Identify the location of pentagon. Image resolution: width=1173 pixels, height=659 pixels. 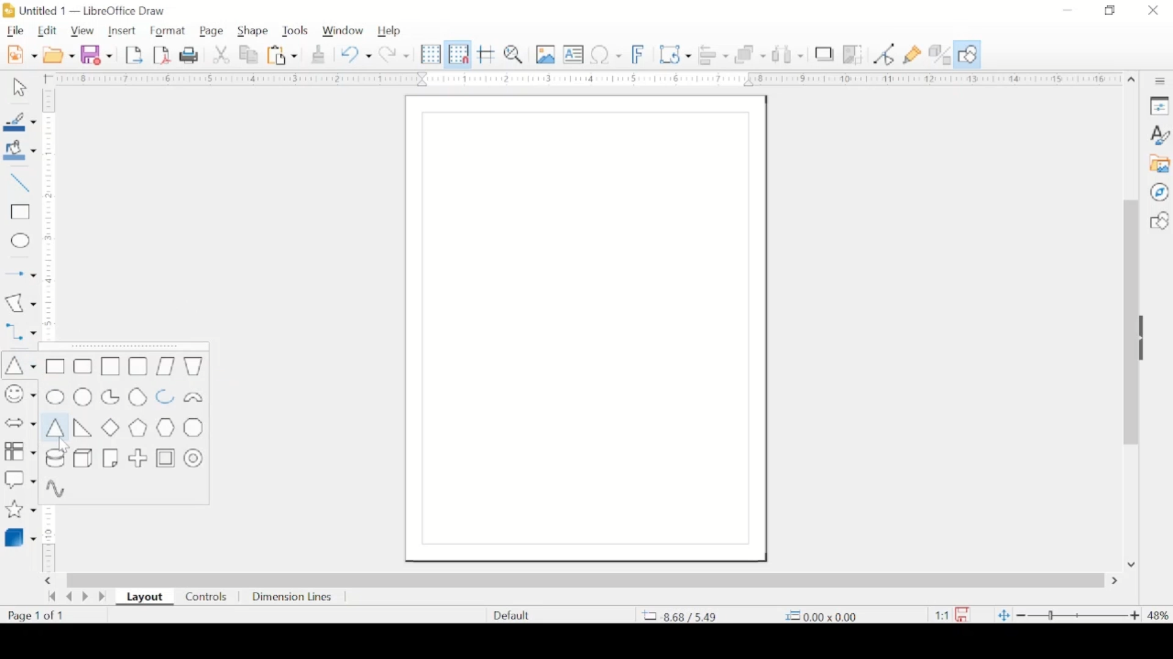
(138, 427).